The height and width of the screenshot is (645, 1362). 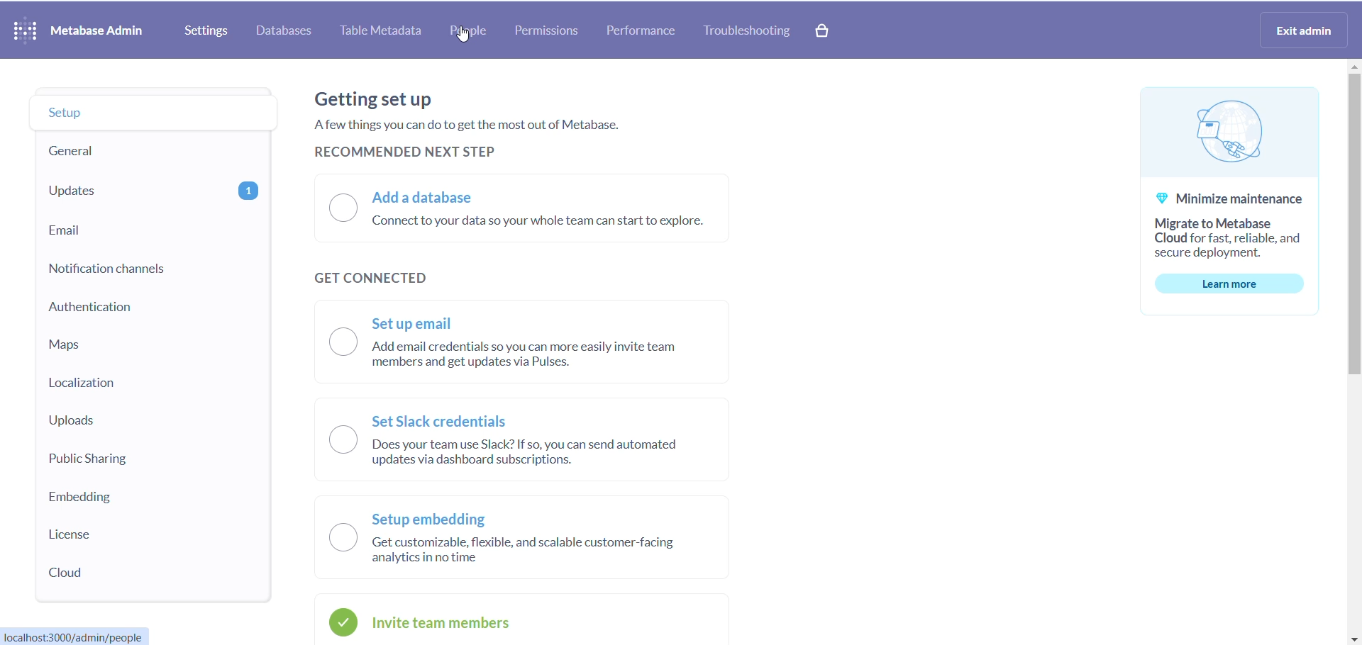 I want to click on public sharing, so click(x=134, y=460).